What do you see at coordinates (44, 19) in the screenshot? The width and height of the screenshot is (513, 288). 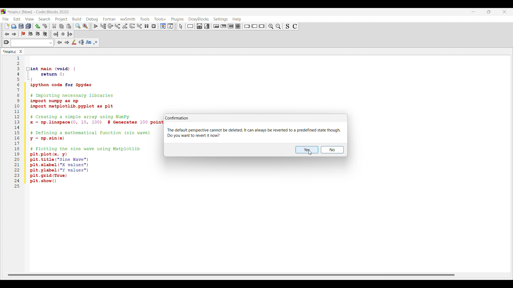 I see `Search menu` at bounding box center [44, 19].